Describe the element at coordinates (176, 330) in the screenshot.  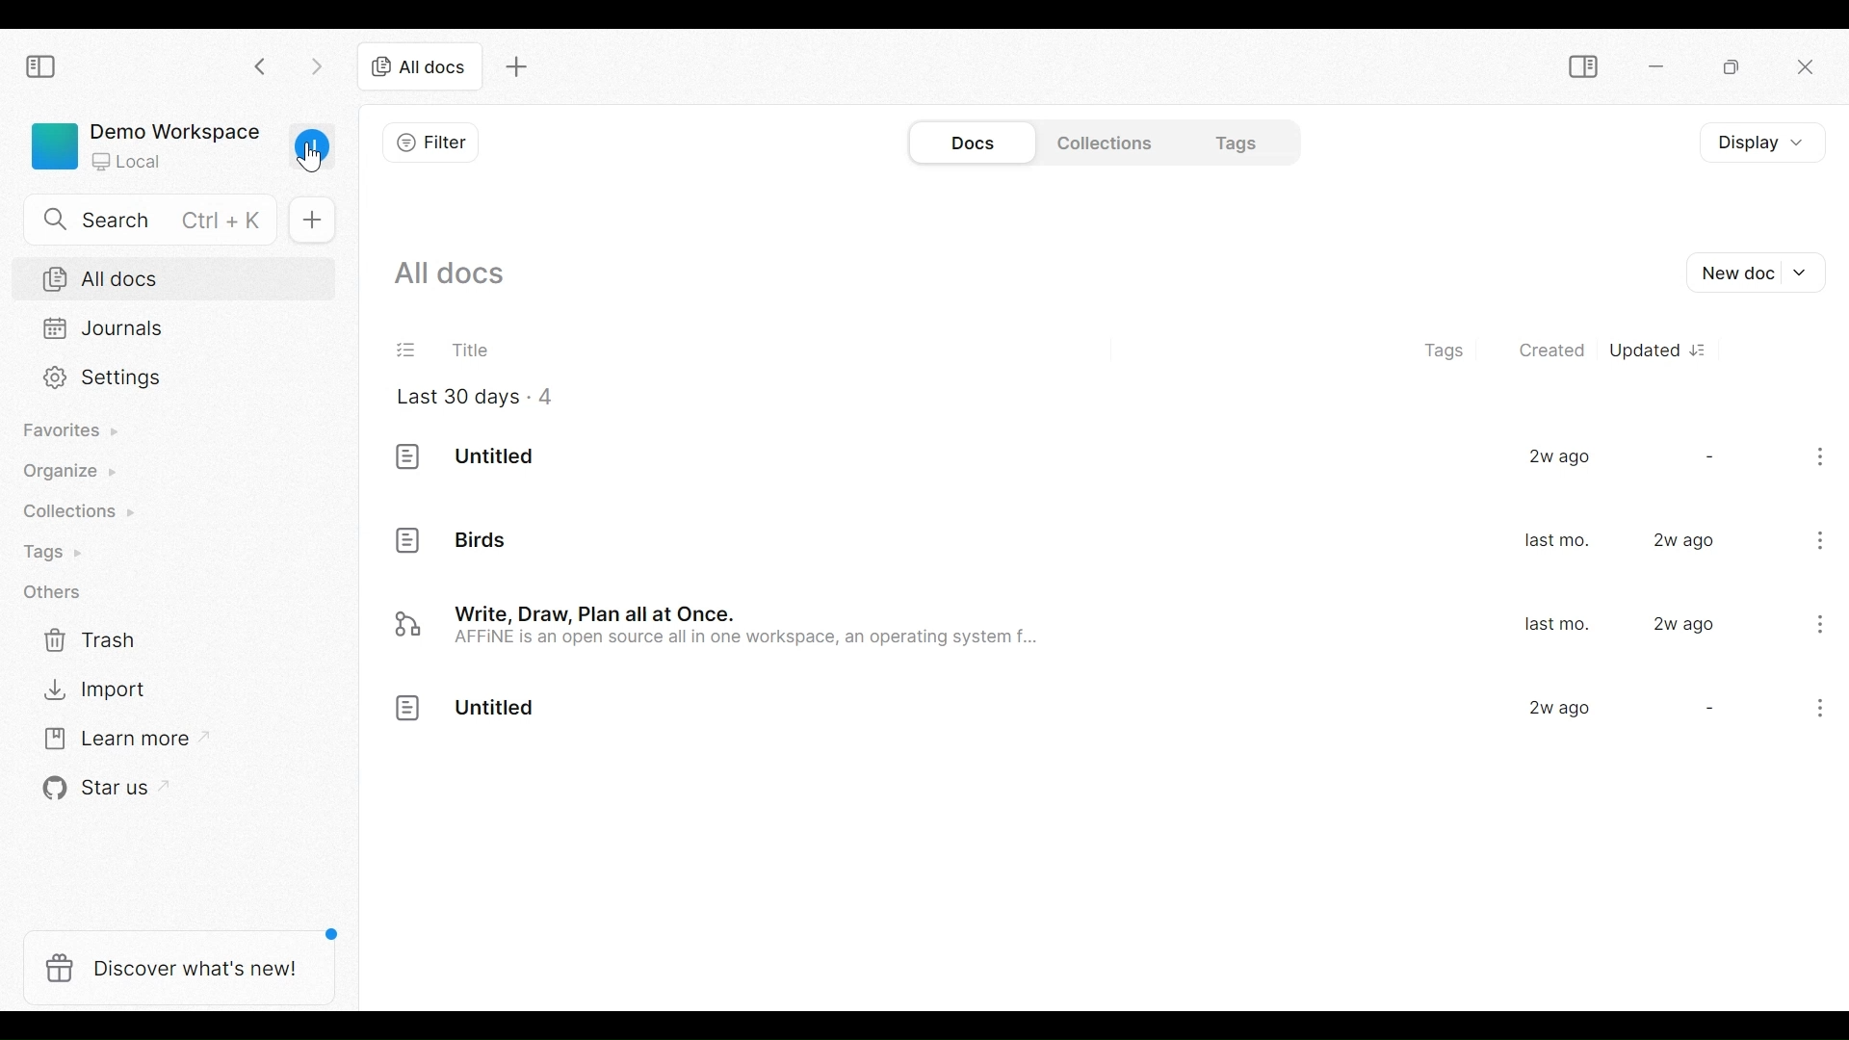
I see `Journal` at that location.